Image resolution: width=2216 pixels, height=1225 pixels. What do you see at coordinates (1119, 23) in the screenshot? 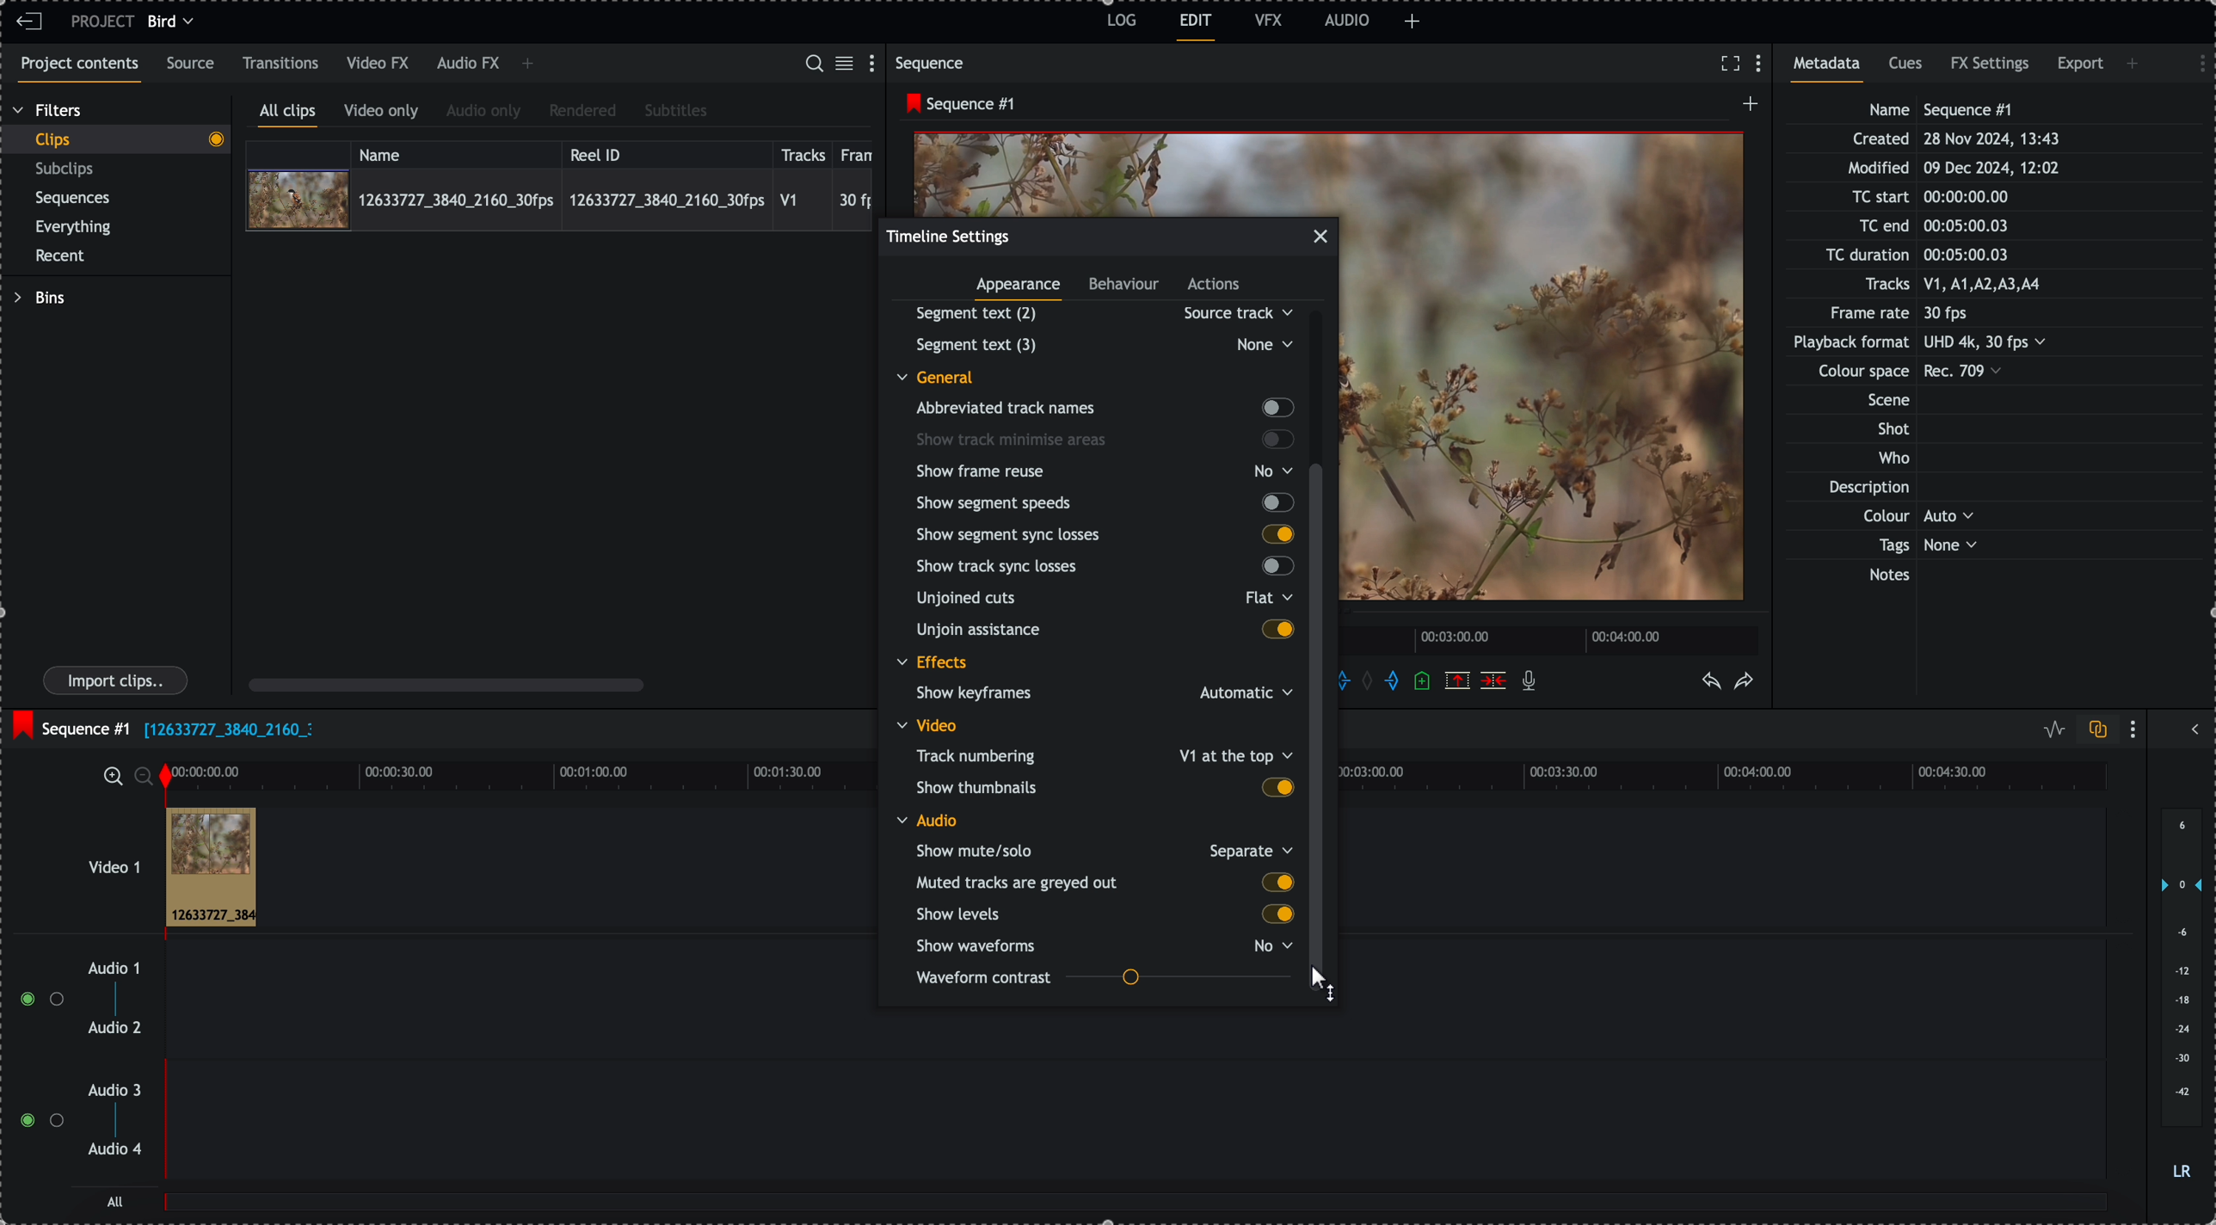
I see `log` at bounding box center [1119, 23].